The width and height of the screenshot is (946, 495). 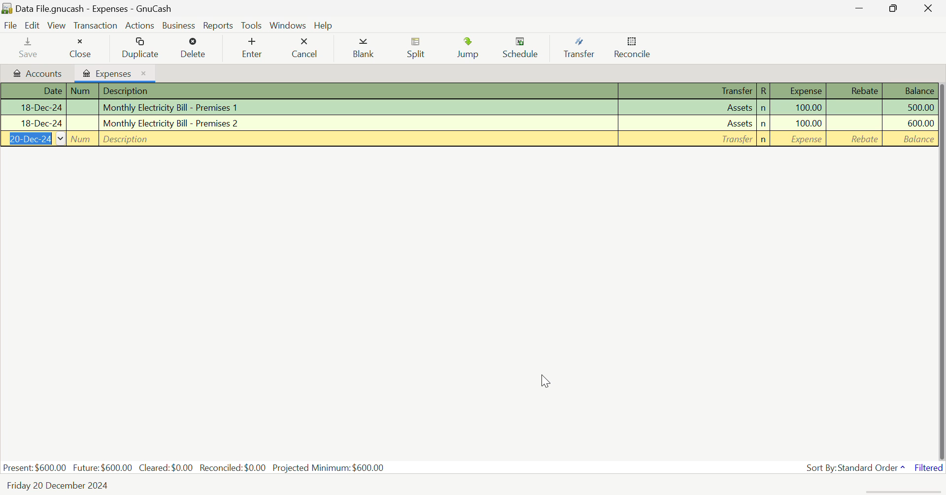 What do you see at coordinates (358, 91) in the screenshot?
I see `Description` at bounding box center [358, 91].